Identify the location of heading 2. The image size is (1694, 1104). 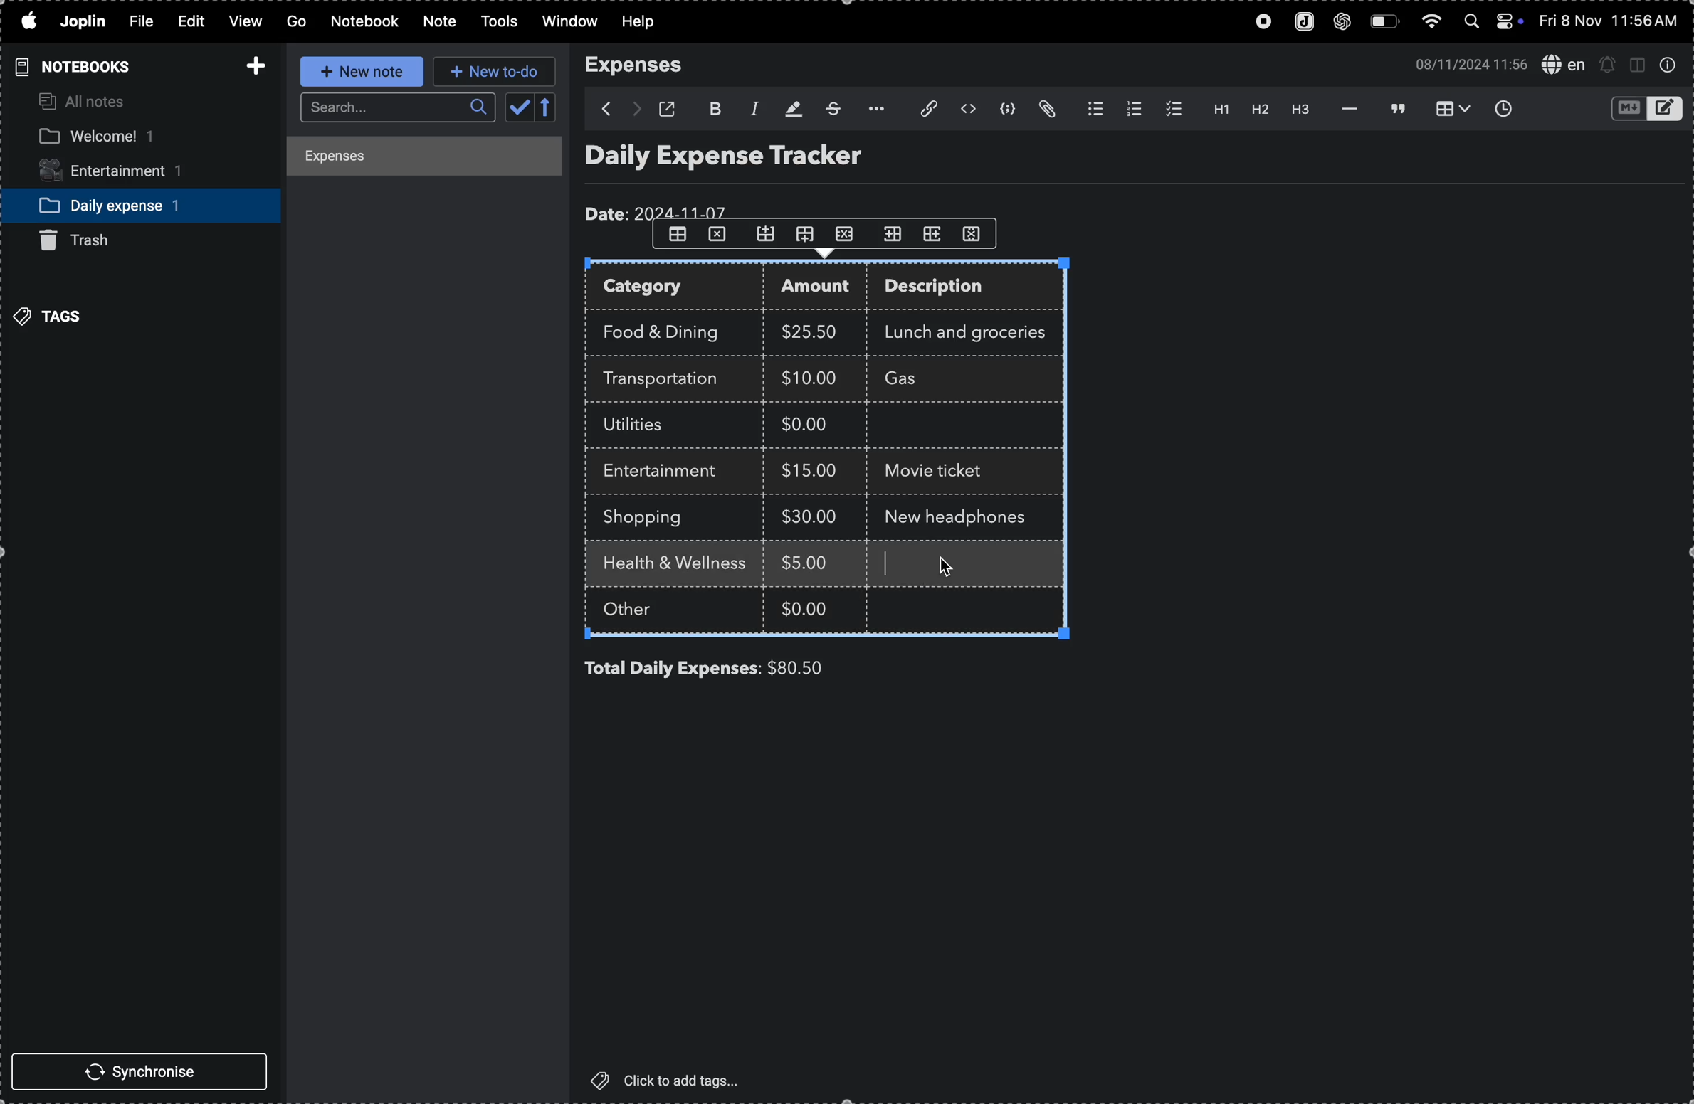
(1259, 112).